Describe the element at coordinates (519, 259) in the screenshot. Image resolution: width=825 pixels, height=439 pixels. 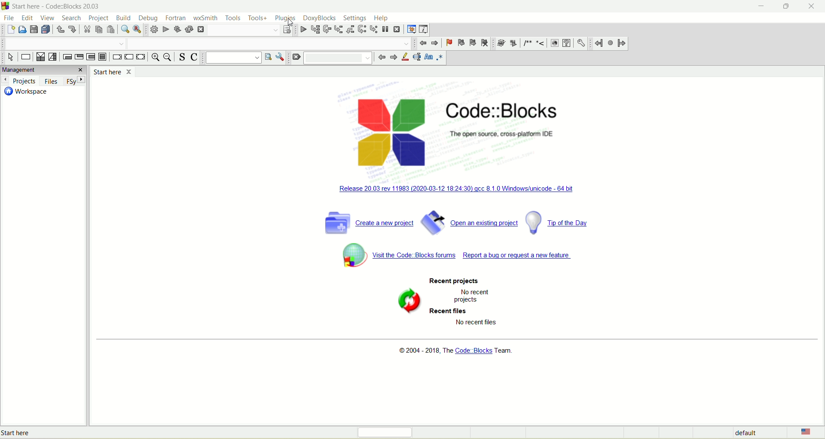
I see `report a bug` at that location.